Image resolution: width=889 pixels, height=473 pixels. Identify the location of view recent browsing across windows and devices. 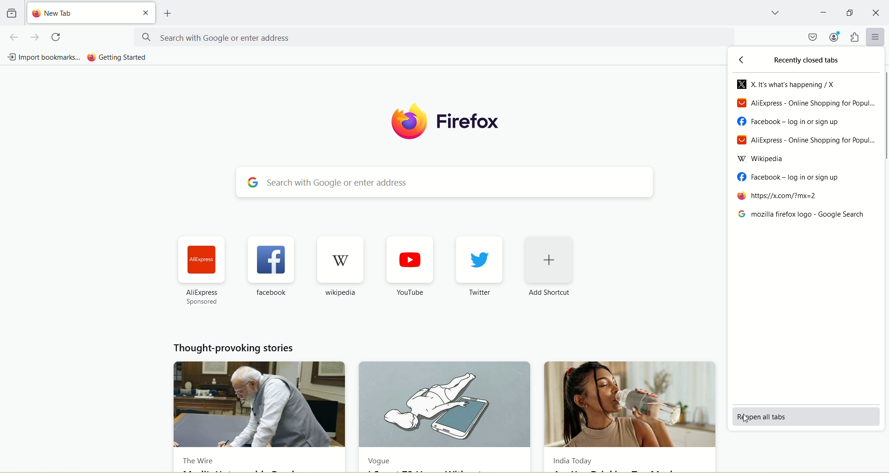
(12, 12).